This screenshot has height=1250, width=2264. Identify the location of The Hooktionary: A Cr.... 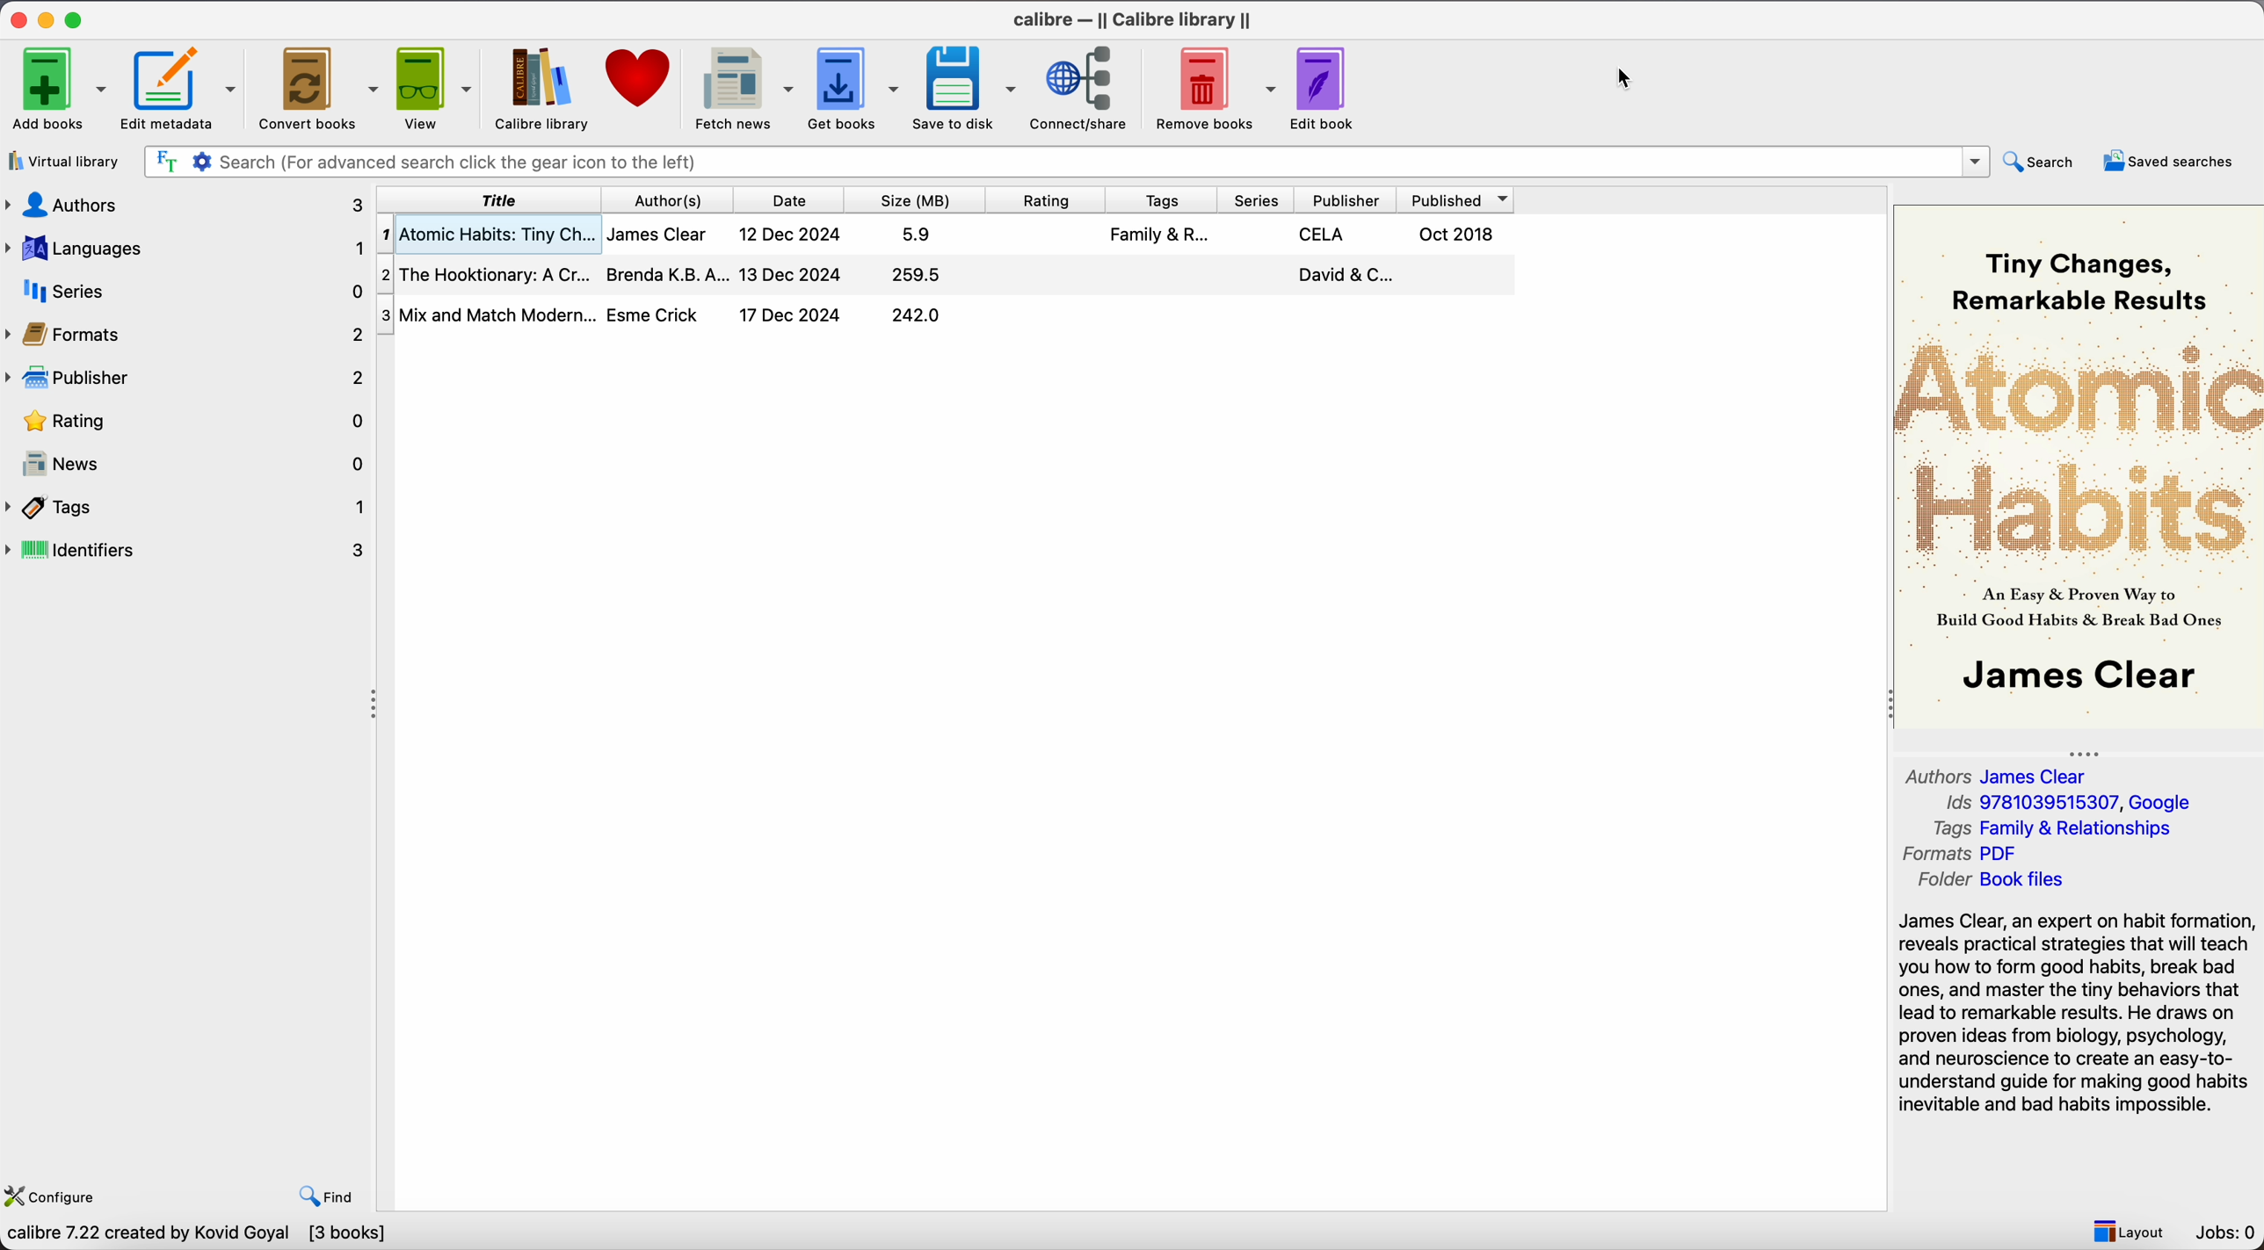
(485, 275).